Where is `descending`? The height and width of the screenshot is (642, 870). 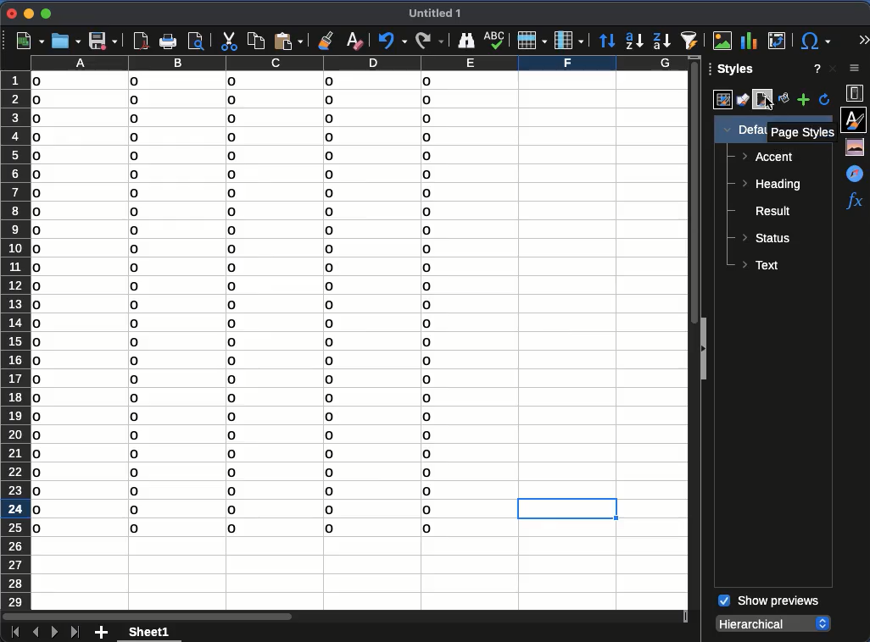
descending is located at coordinates (661, 41).